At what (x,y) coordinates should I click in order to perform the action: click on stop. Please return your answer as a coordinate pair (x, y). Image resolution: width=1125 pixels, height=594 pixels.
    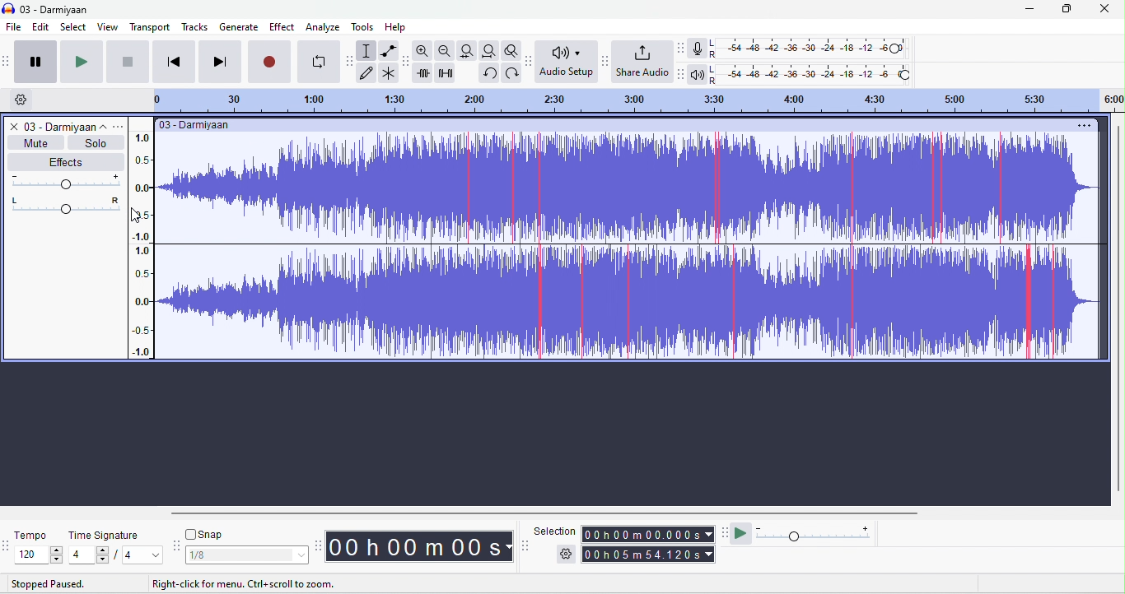
    Looking at the image, I should click on (128, 61).